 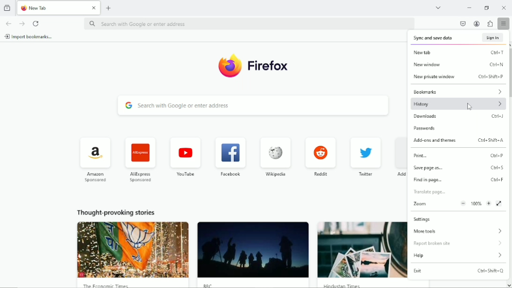 I want to click on Help >, so click(x=460, y=255).